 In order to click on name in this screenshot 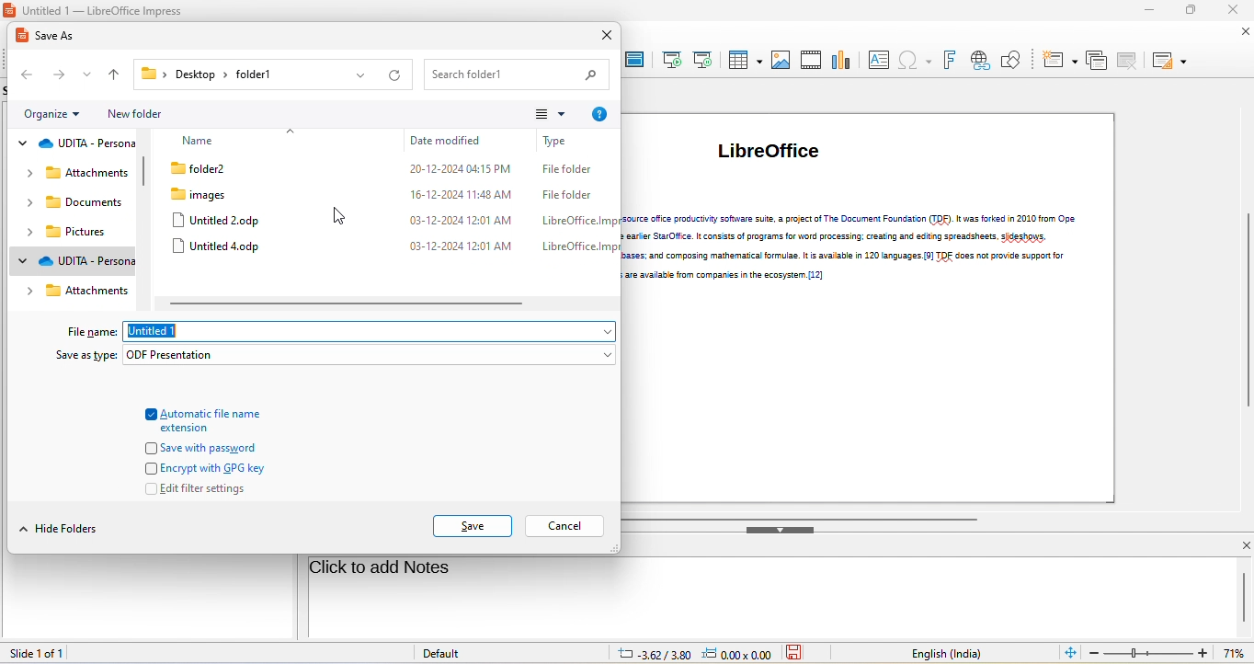, I will do `click(202, 141)`.